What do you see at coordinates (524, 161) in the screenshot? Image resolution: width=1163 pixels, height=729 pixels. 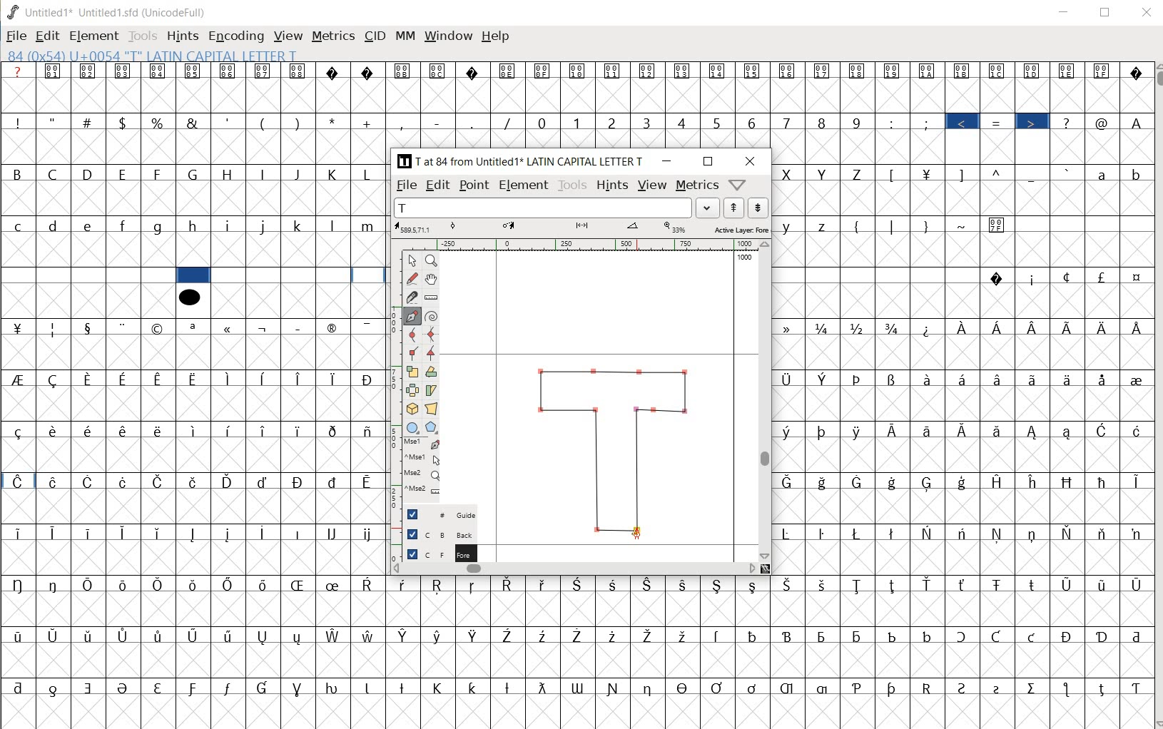 I see `[T] 7 at 84 from Untitled 1* LATIN CAPITAL LETTER T` at bounding box center [524, 161].